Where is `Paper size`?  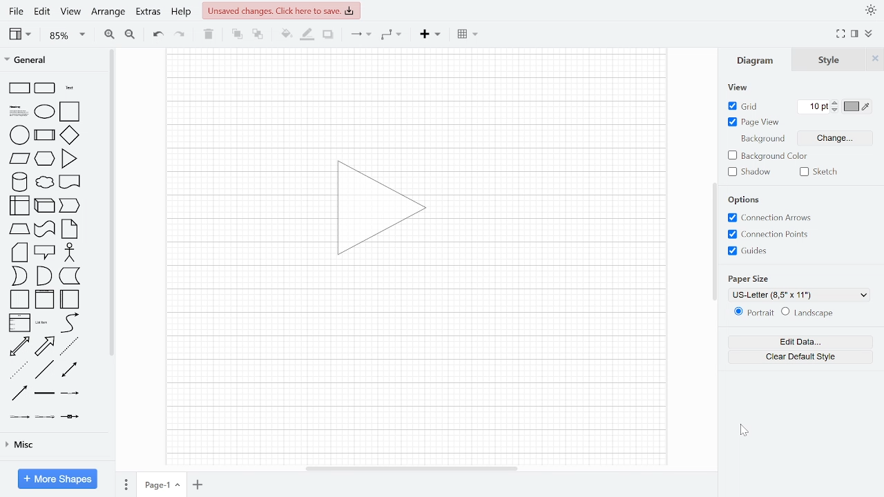 Paper size is located at coordinates (748, 279).